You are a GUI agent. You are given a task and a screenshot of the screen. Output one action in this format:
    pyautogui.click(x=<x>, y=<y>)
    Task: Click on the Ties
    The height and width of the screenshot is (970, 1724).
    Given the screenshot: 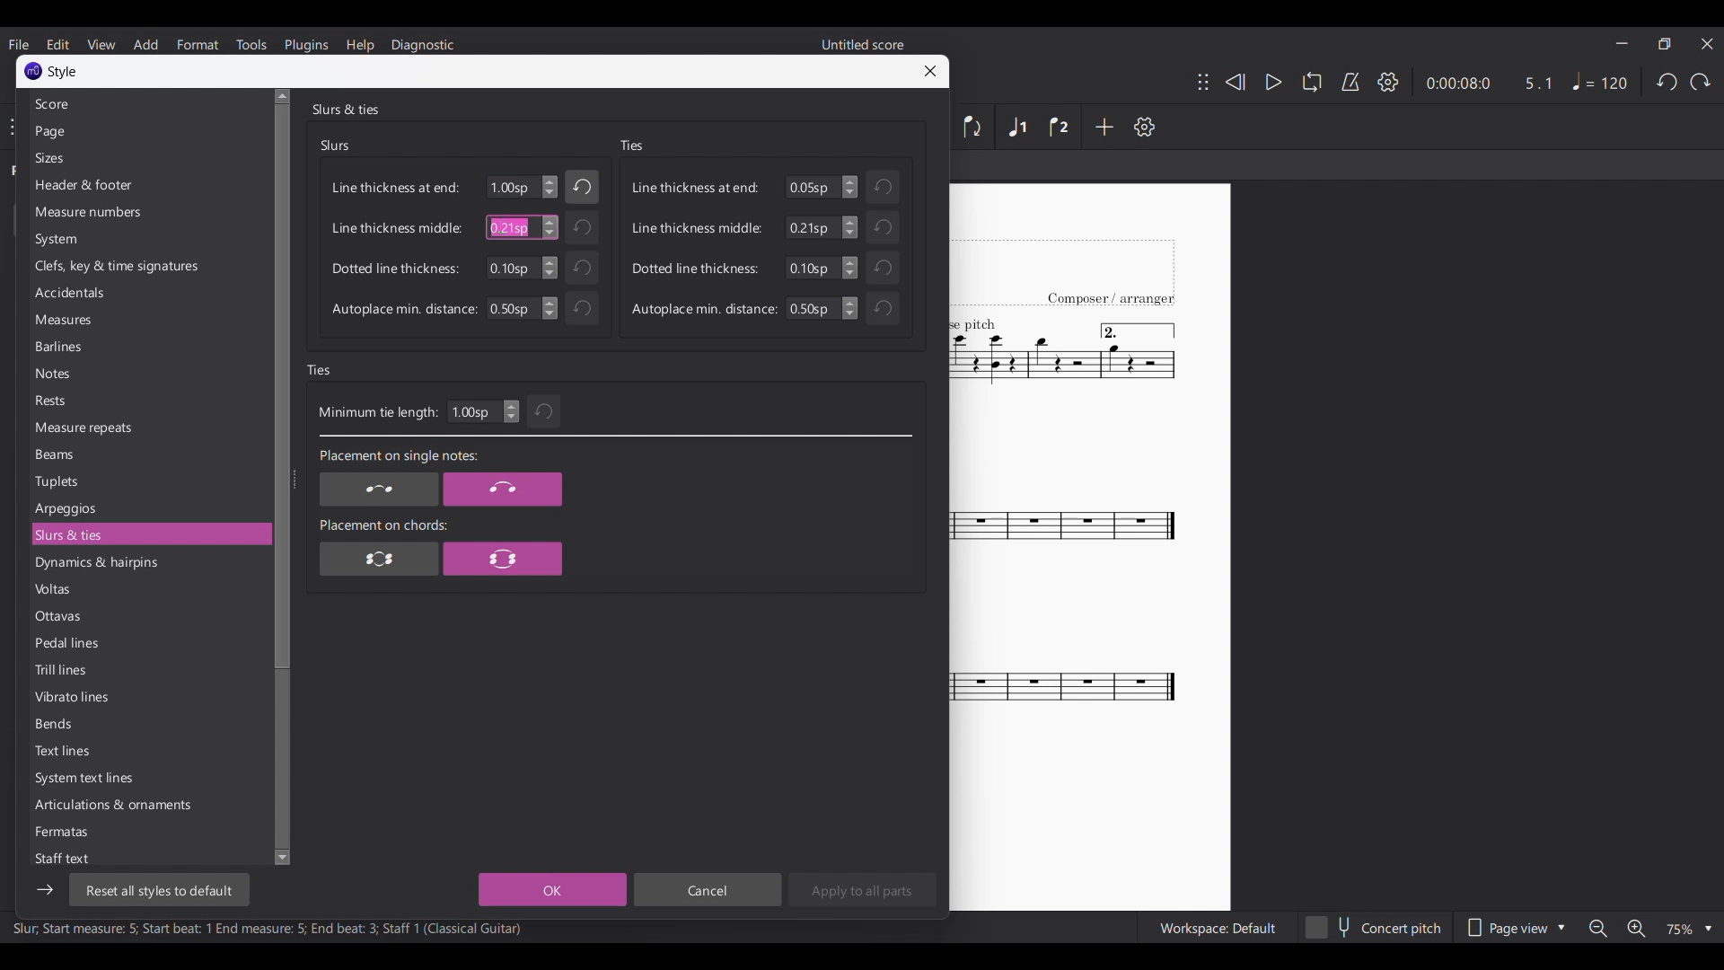 What is the action you would take?
    pyautogui.click(x=631, y=145)
    